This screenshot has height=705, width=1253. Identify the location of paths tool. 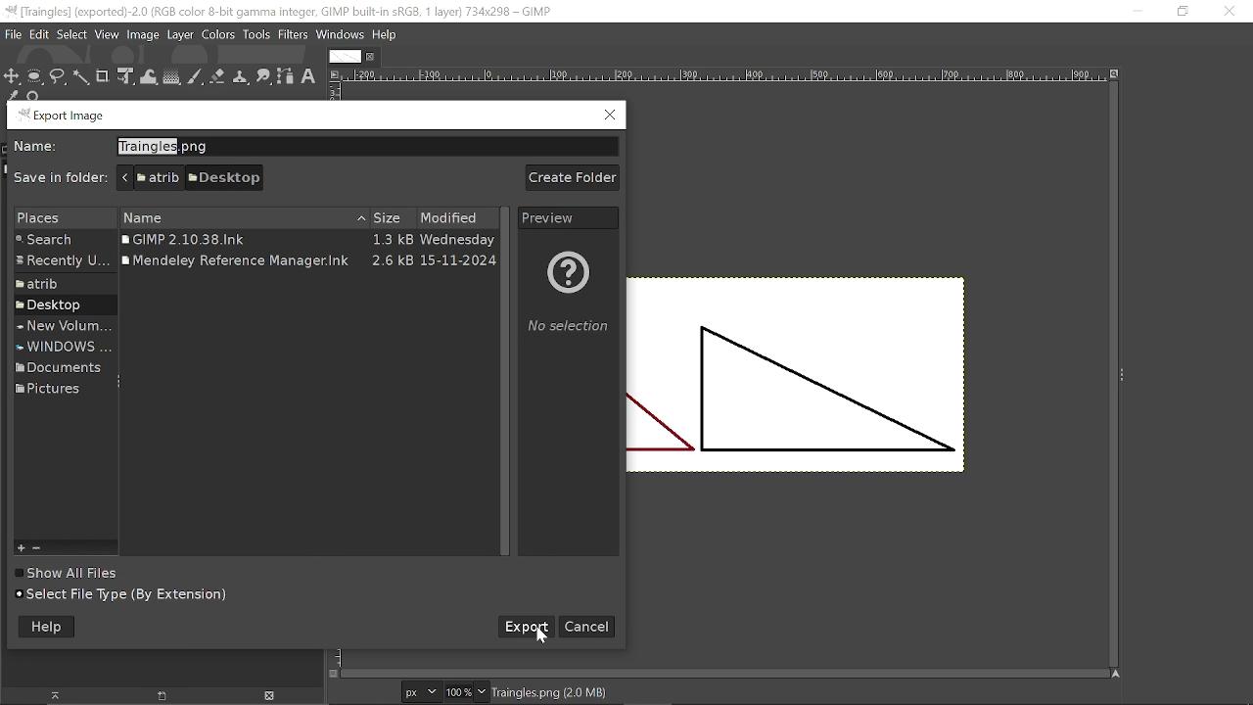
(286, 77).